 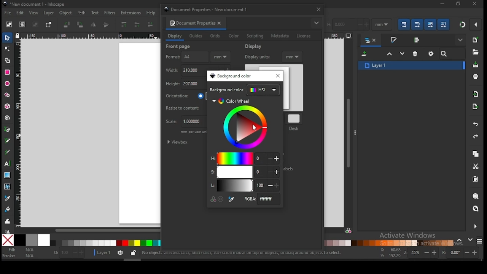 What do you see at coordinates (261, 199) in the screenshot?
I see `rgba` at bounding box center [261, 199].